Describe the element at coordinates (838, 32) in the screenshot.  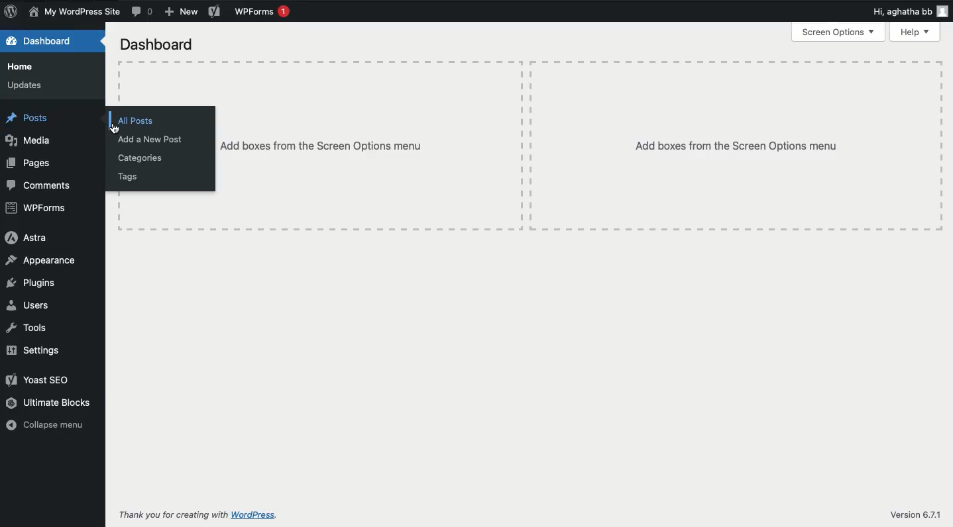
I see `Screen options` at that location.